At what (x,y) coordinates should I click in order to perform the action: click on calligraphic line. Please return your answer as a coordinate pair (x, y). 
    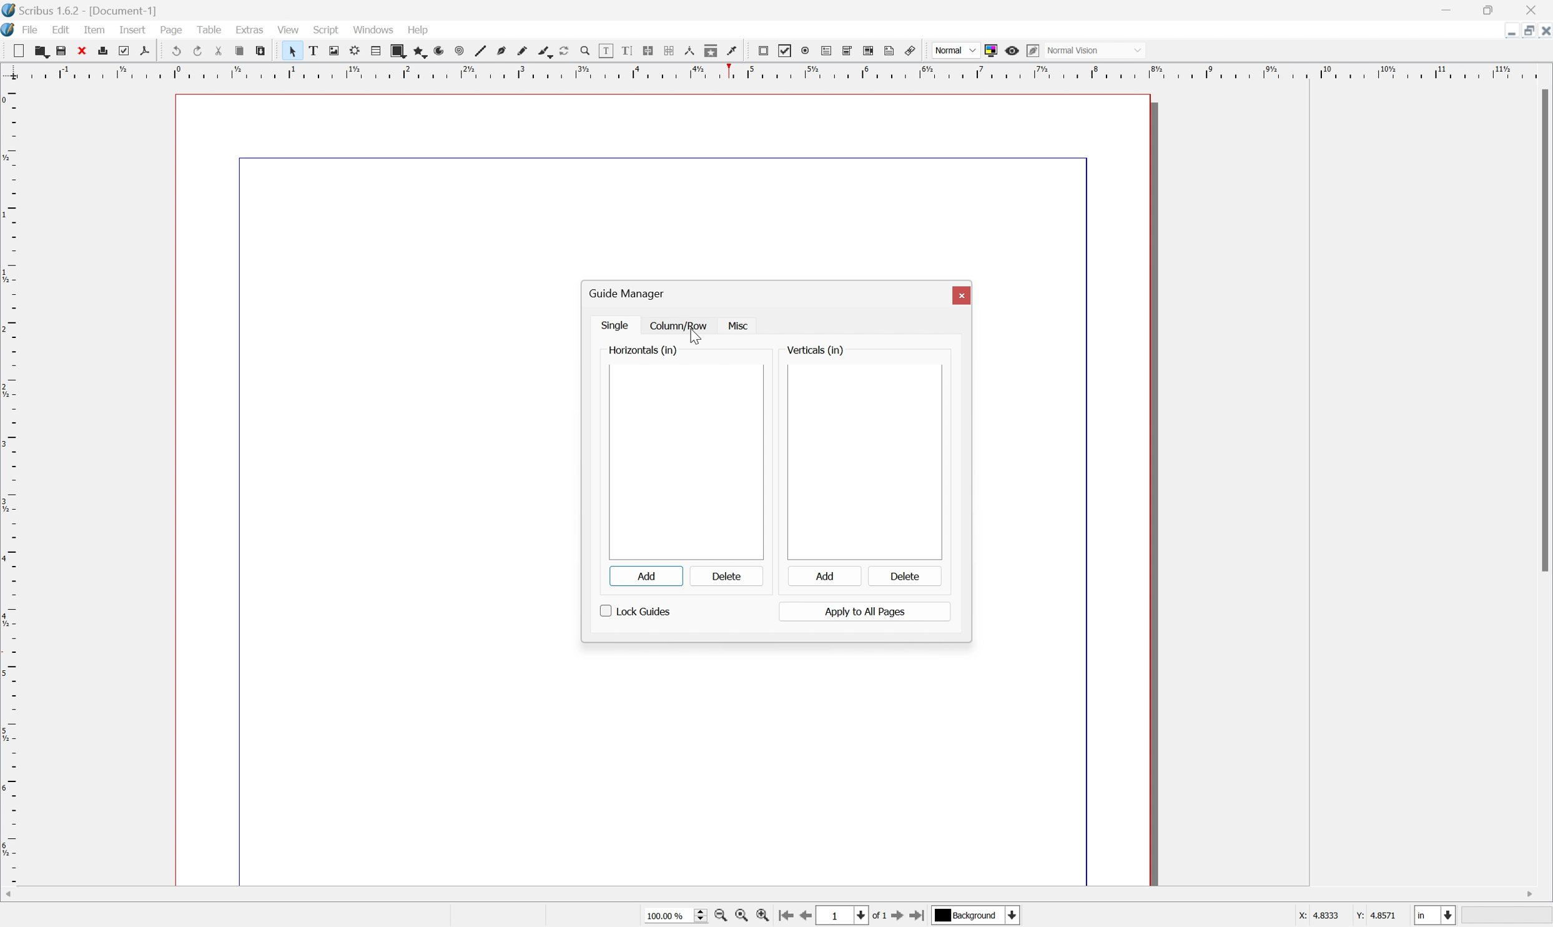
    Looking at the image, I should click on (544, 50).